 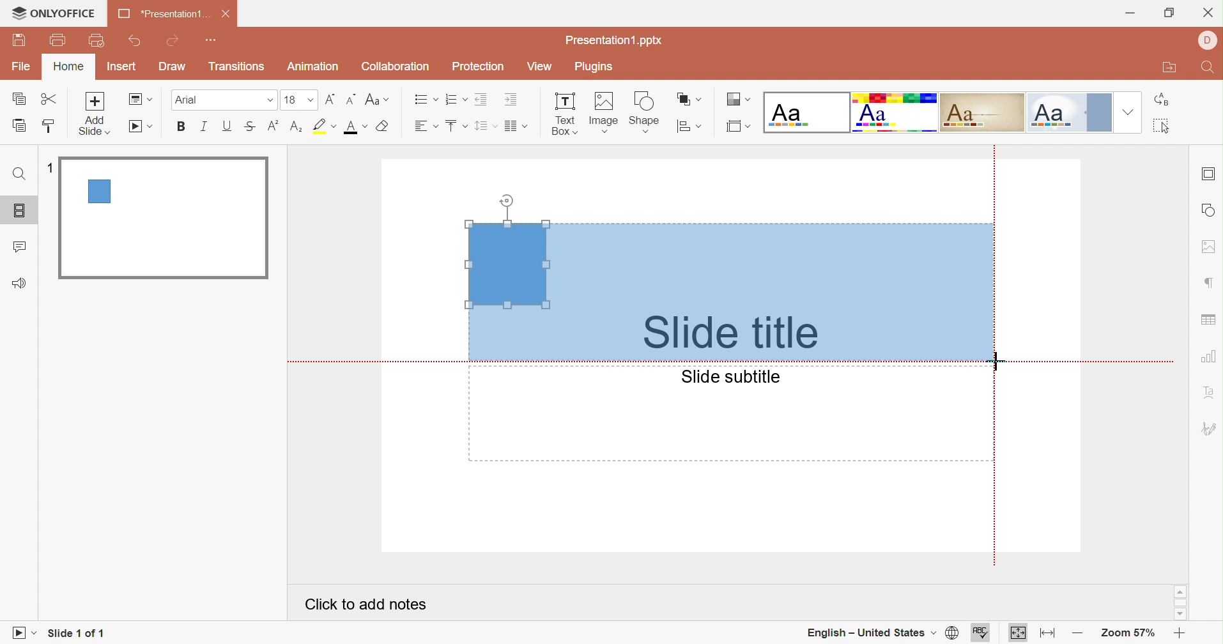 I want to click on Start slideshow, so click(x=22, y=634).